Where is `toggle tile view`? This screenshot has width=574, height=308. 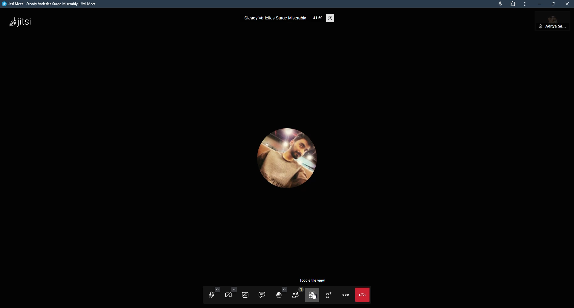
toggle tile view is located at coordinates (313, 281).